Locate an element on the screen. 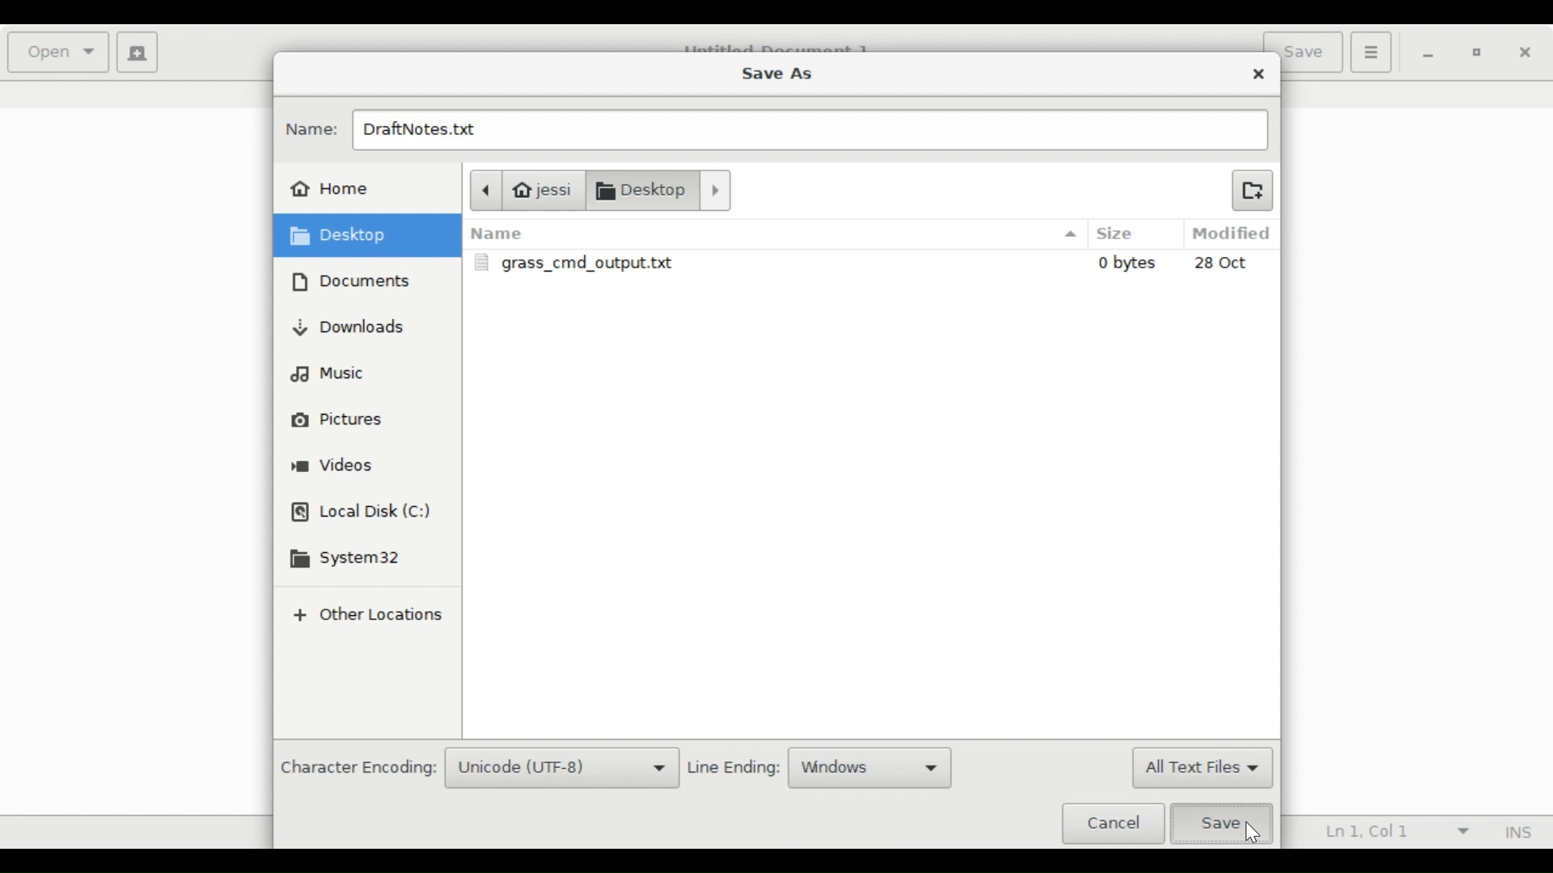 The image size is (1553, 873). Windows is located at coordinates (873, 766).